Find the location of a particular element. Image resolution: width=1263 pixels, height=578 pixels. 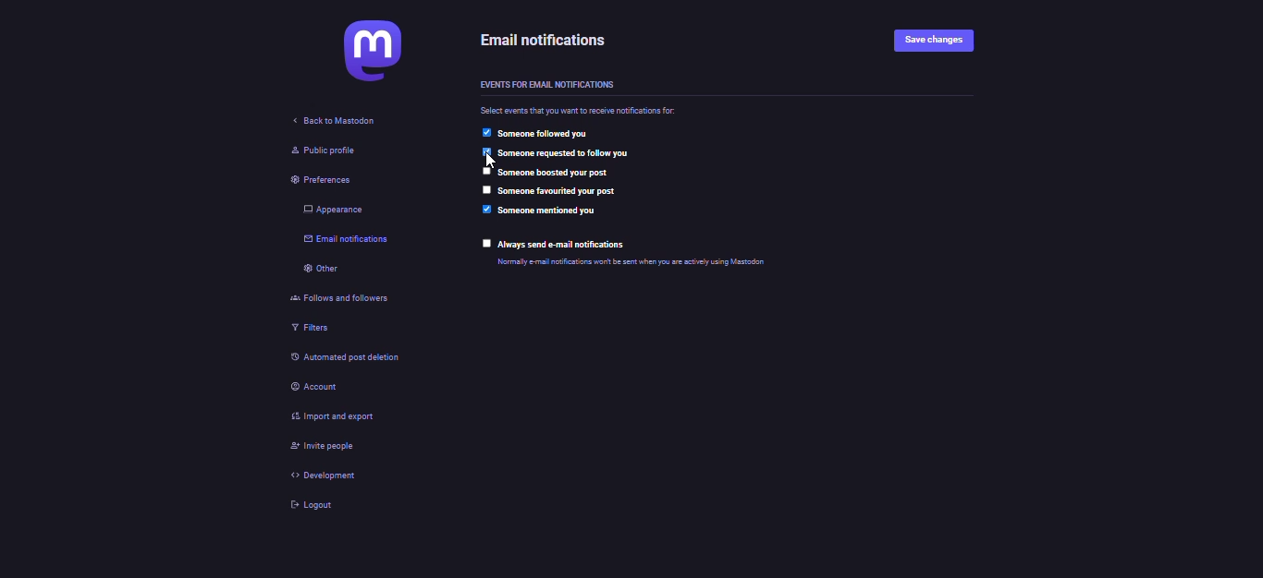

follows and followers is located at coordinates (336, 301).